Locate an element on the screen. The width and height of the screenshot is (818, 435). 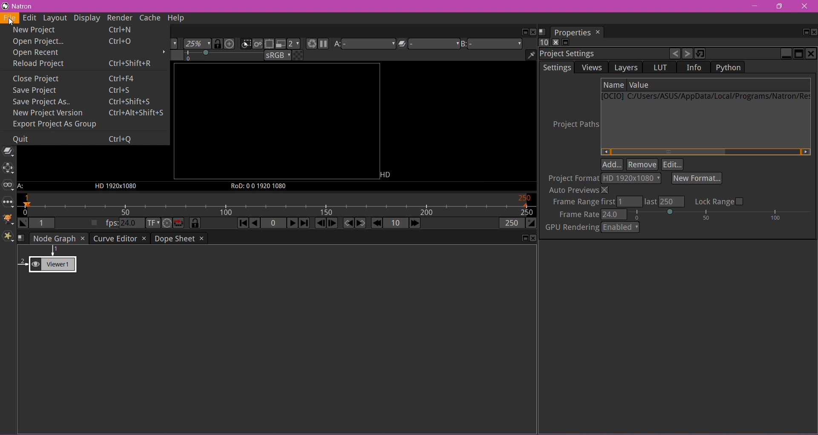
Value is located at coordinates (639, 86).